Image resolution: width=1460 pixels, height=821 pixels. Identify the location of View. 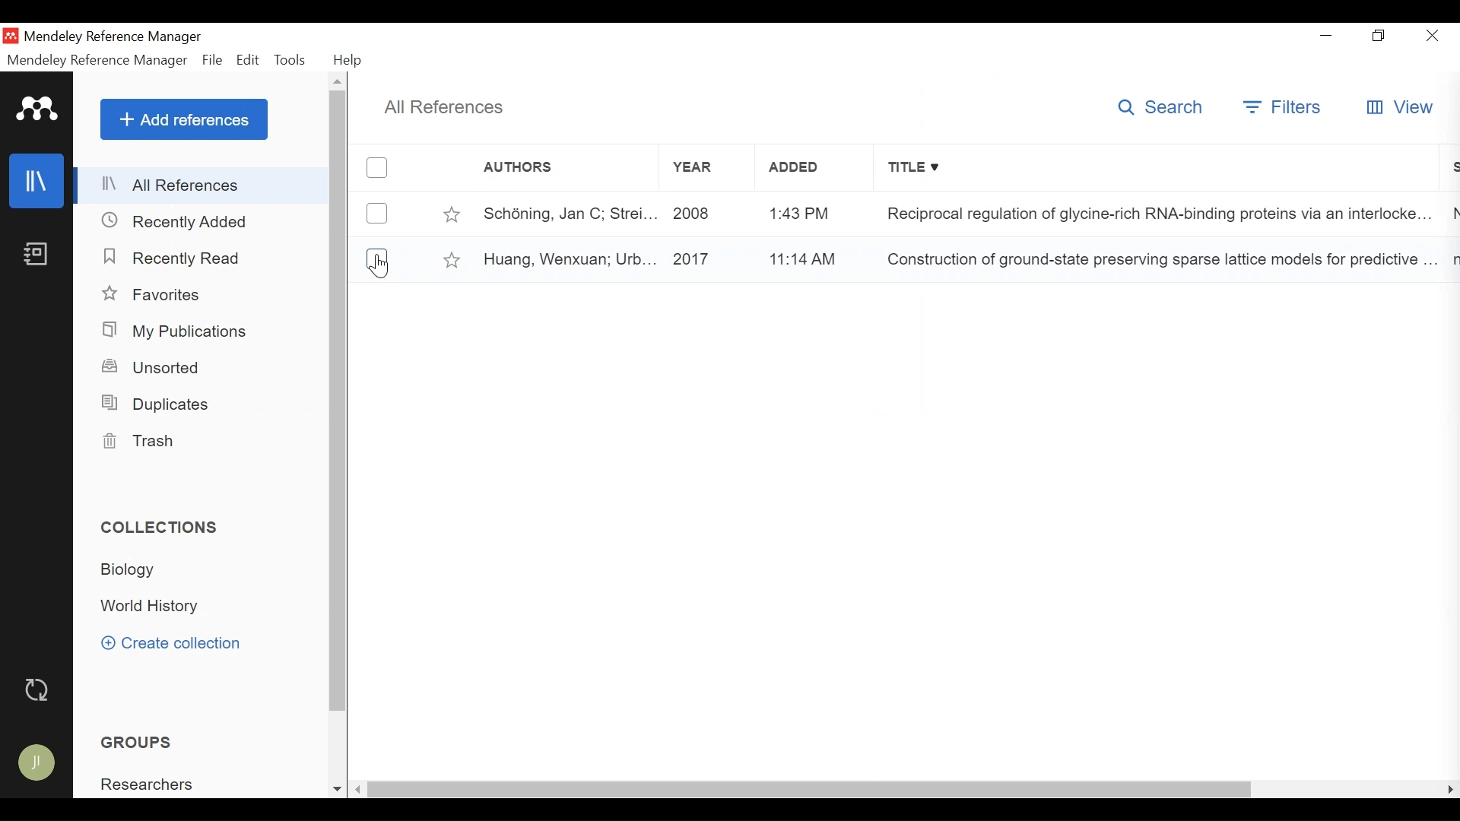
(1400, 109).